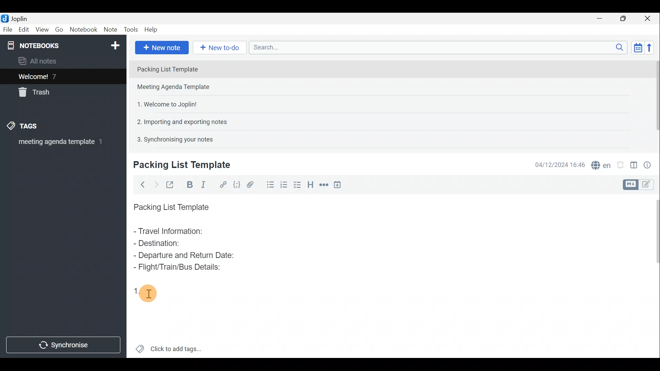 Image resolution: width=660 pixels, height=371 pixels. I want to click on Edit, so click(22, 30).